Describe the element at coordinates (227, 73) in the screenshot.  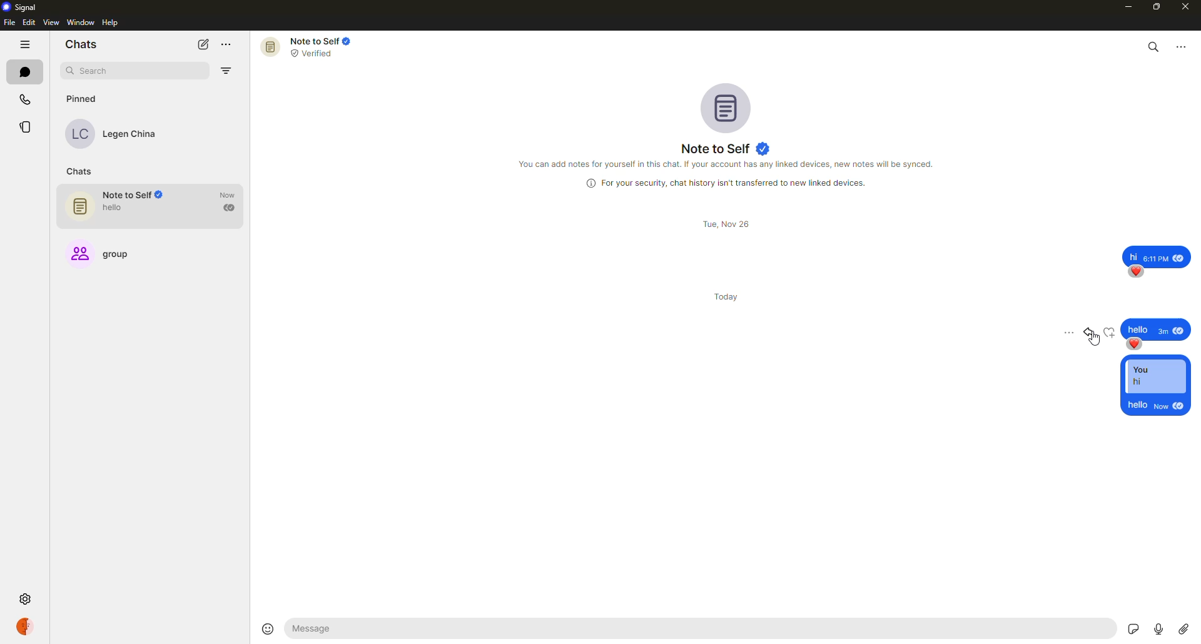
I see `filter` at that location.